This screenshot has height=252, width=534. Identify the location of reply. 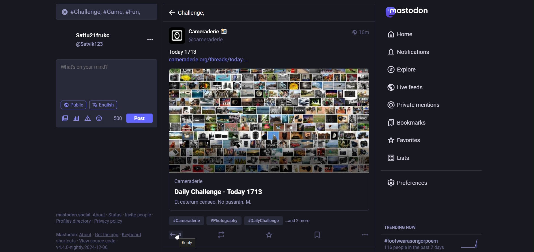
(173, 235).